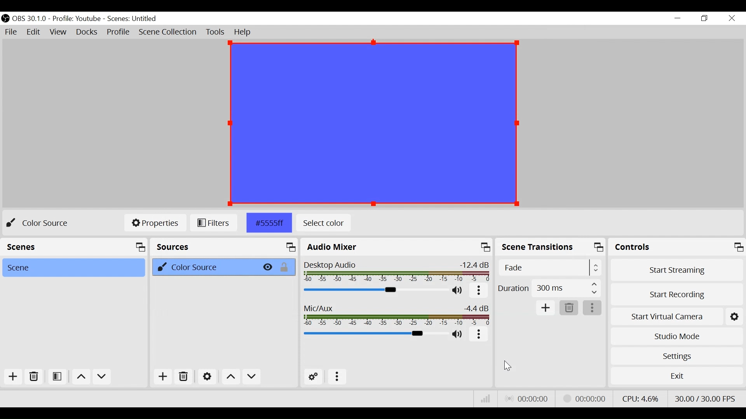 The width and height of the screenshot is (746, 419). I want to click on Delete, so click(34, 377).